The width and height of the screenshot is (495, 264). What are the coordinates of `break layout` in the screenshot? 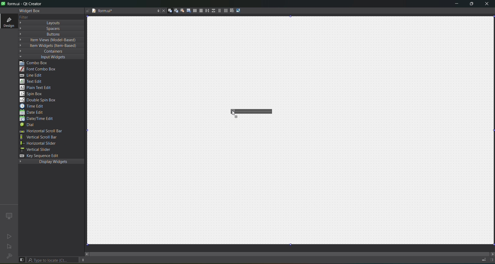 It's located at (233, 11).